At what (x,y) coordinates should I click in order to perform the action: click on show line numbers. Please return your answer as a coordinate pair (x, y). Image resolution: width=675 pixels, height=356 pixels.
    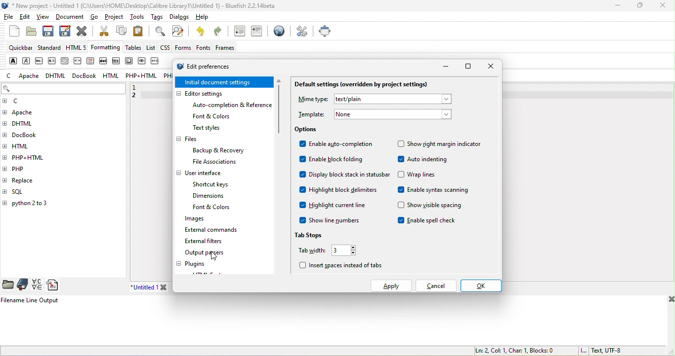
    Looking at the image, I should click on (334, 220).